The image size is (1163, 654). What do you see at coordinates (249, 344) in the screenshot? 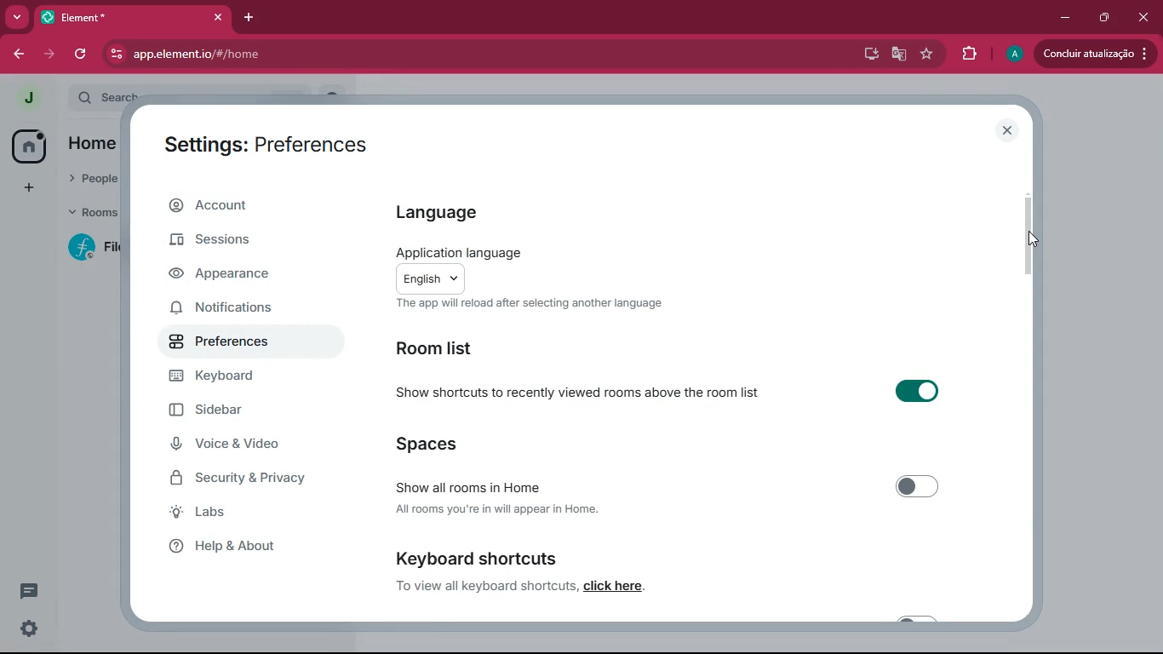
I see `preferences` at bounding box center [249, 344].